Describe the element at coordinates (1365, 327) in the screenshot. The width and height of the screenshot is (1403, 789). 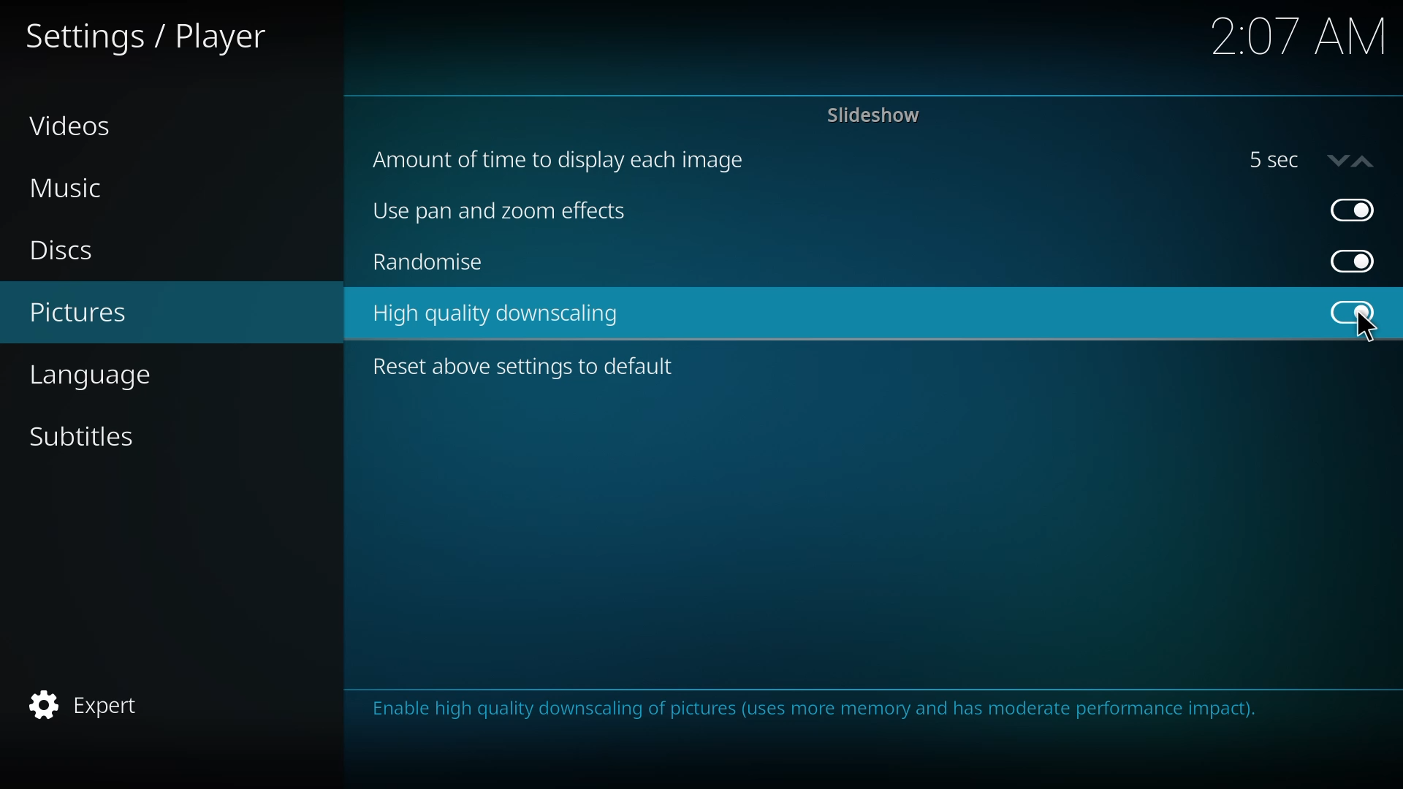
I see `cursor` at that location.